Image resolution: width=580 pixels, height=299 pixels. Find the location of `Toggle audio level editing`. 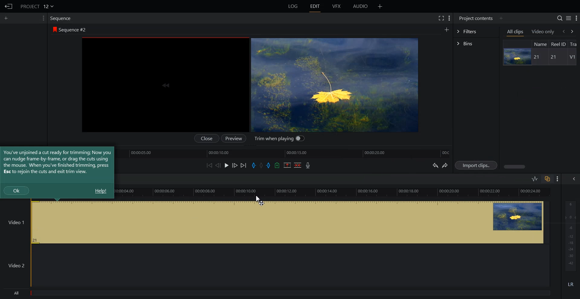

Toggle audio level editing is located at coordinates (535, 178).